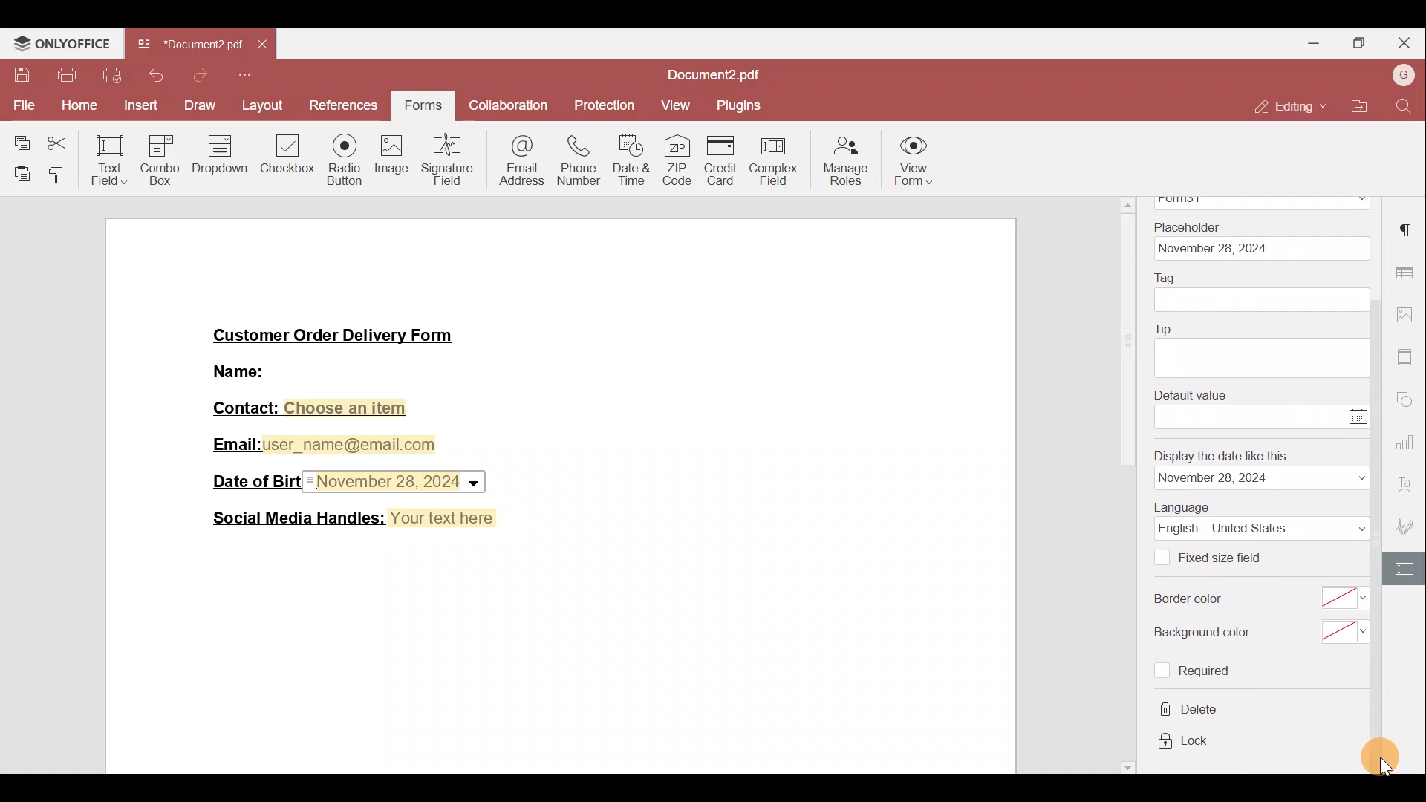  Describe the element at coordinates (108, 160) in the screenshot. I see `Text field` at that location.